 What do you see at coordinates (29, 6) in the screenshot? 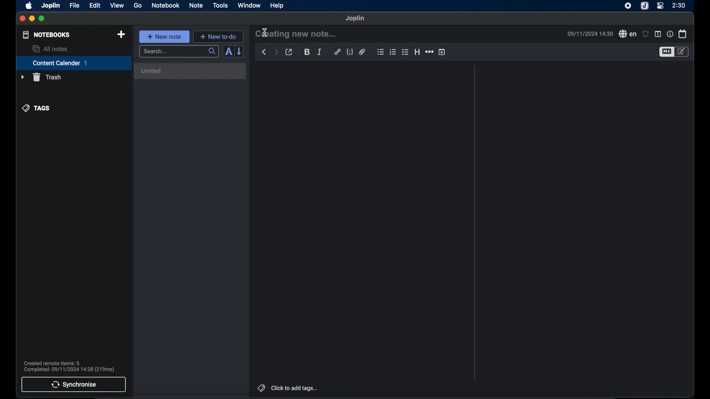
I see `apple icon` at bounding box center [29, 6].